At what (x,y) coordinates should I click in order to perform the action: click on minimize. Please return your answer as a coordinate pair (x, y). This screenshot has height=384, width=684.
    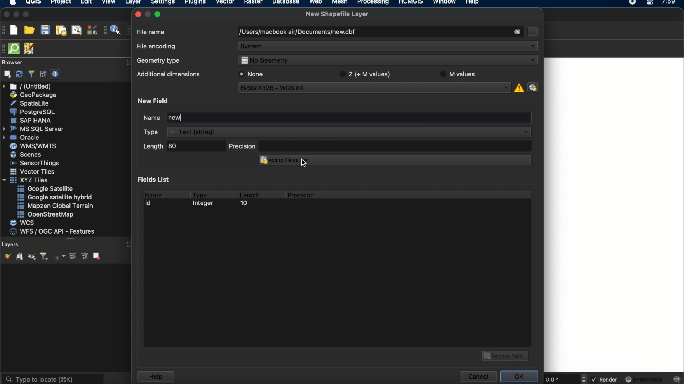
    Looking at the image, I should click on (16, 15).